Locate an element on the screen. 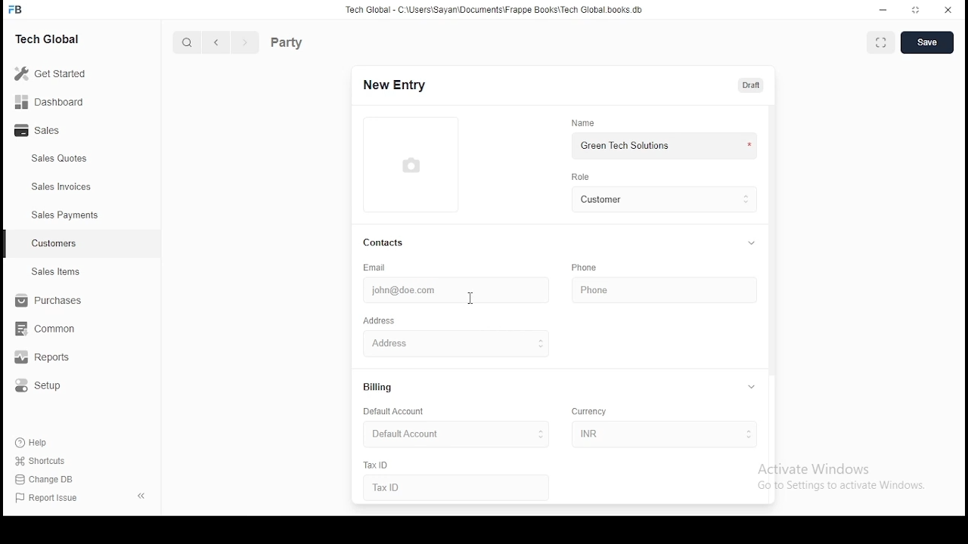 This screenshot has width=968, height=544. toggle between form and fullscreen is located at coordinates (883, 40).